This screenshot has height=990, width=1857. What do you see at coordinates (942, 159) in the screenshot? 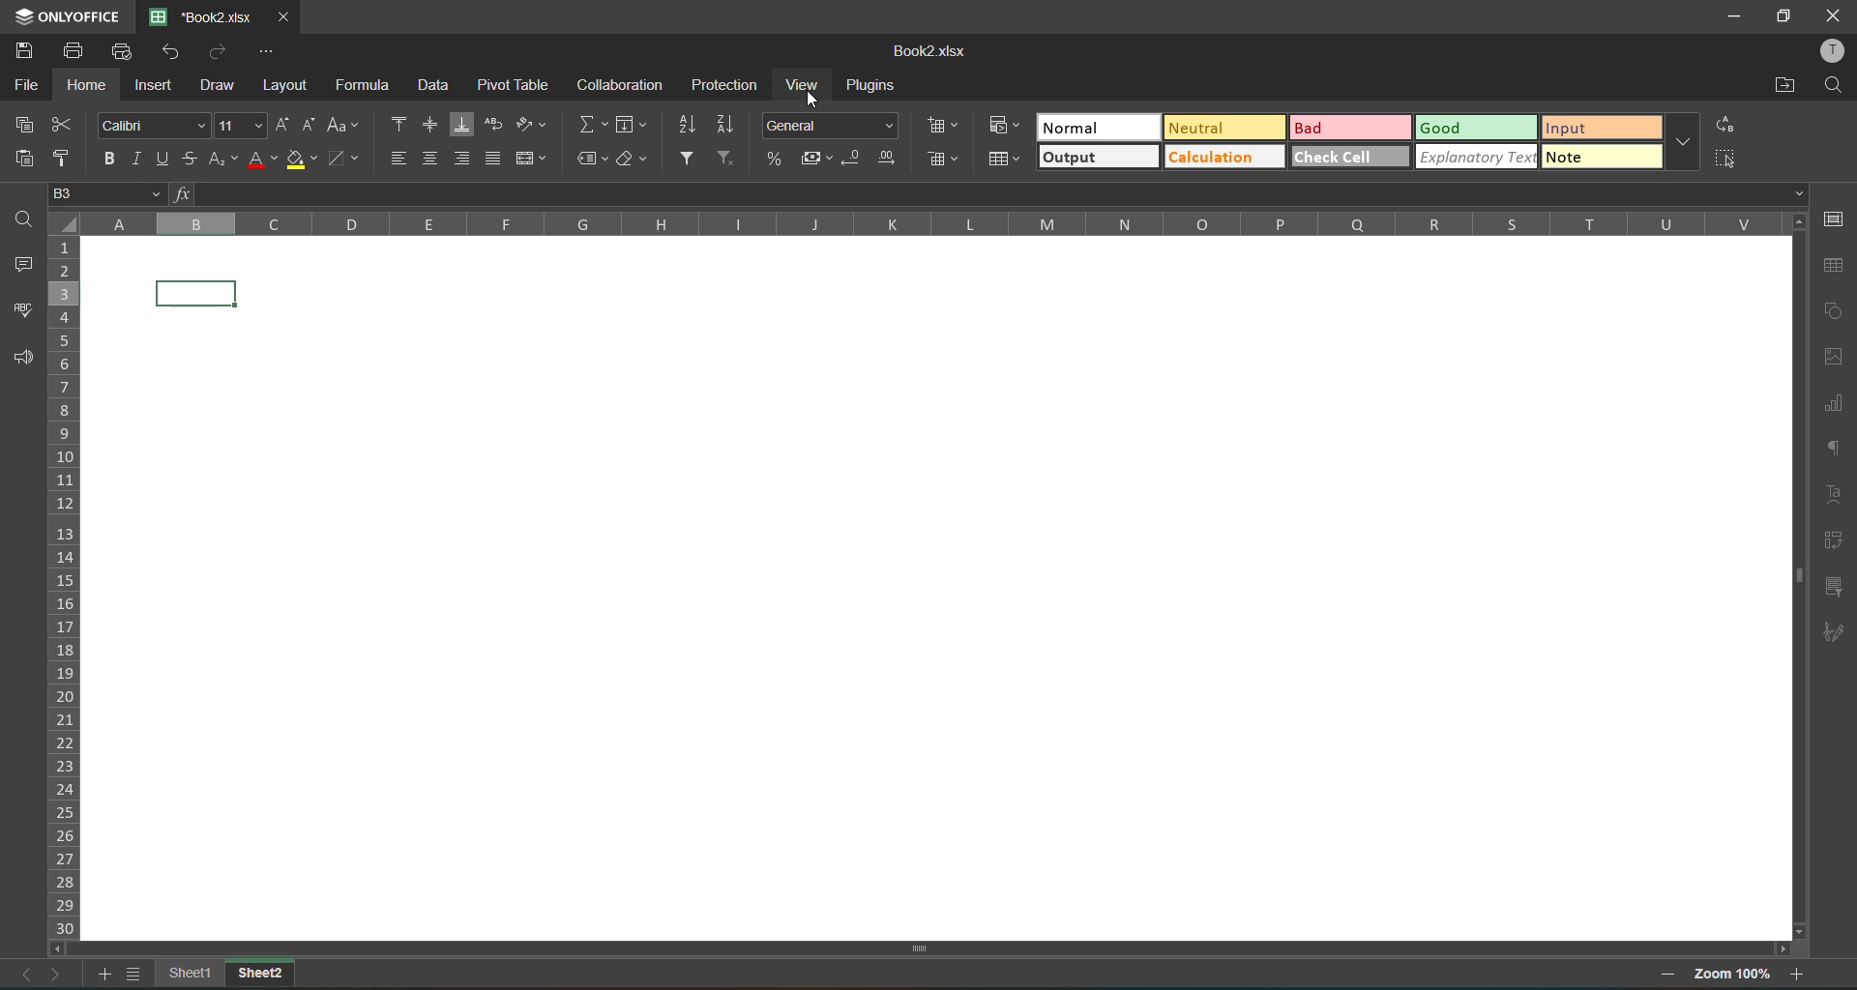
I see `delete cells` at bounding box center [942, 159].